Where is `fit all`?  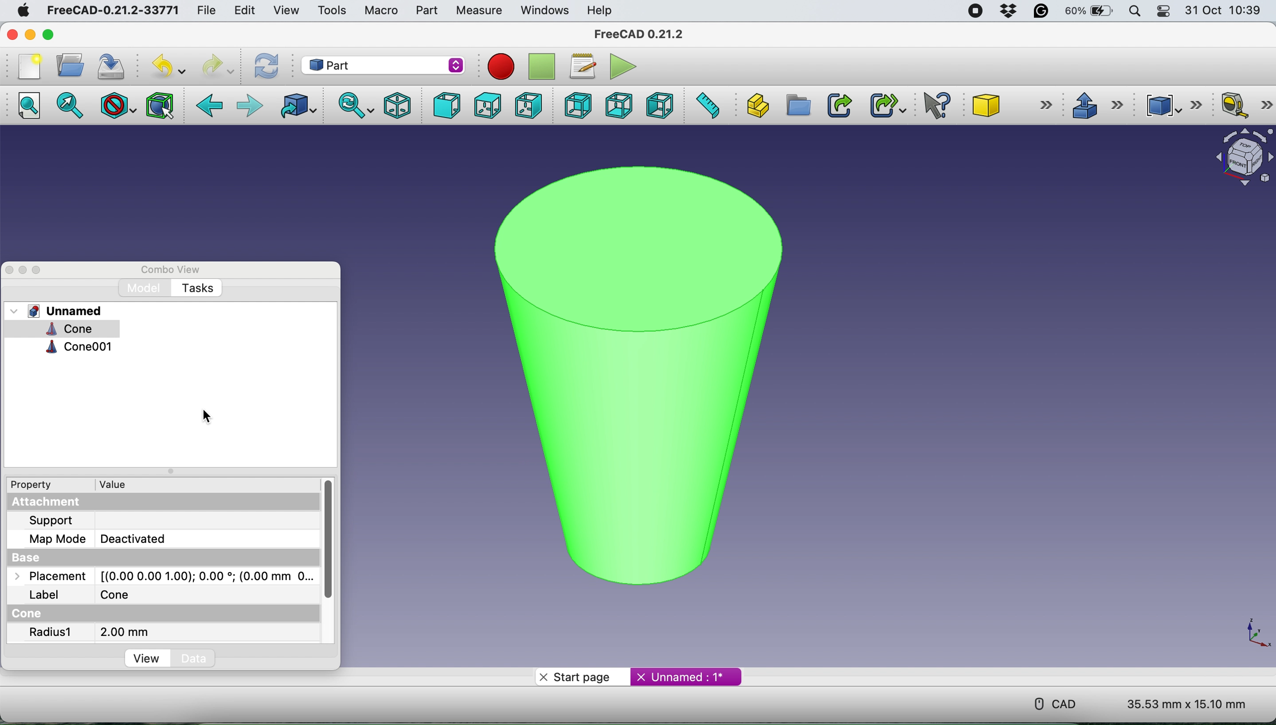
fit all is located at coordinates (32, 109).